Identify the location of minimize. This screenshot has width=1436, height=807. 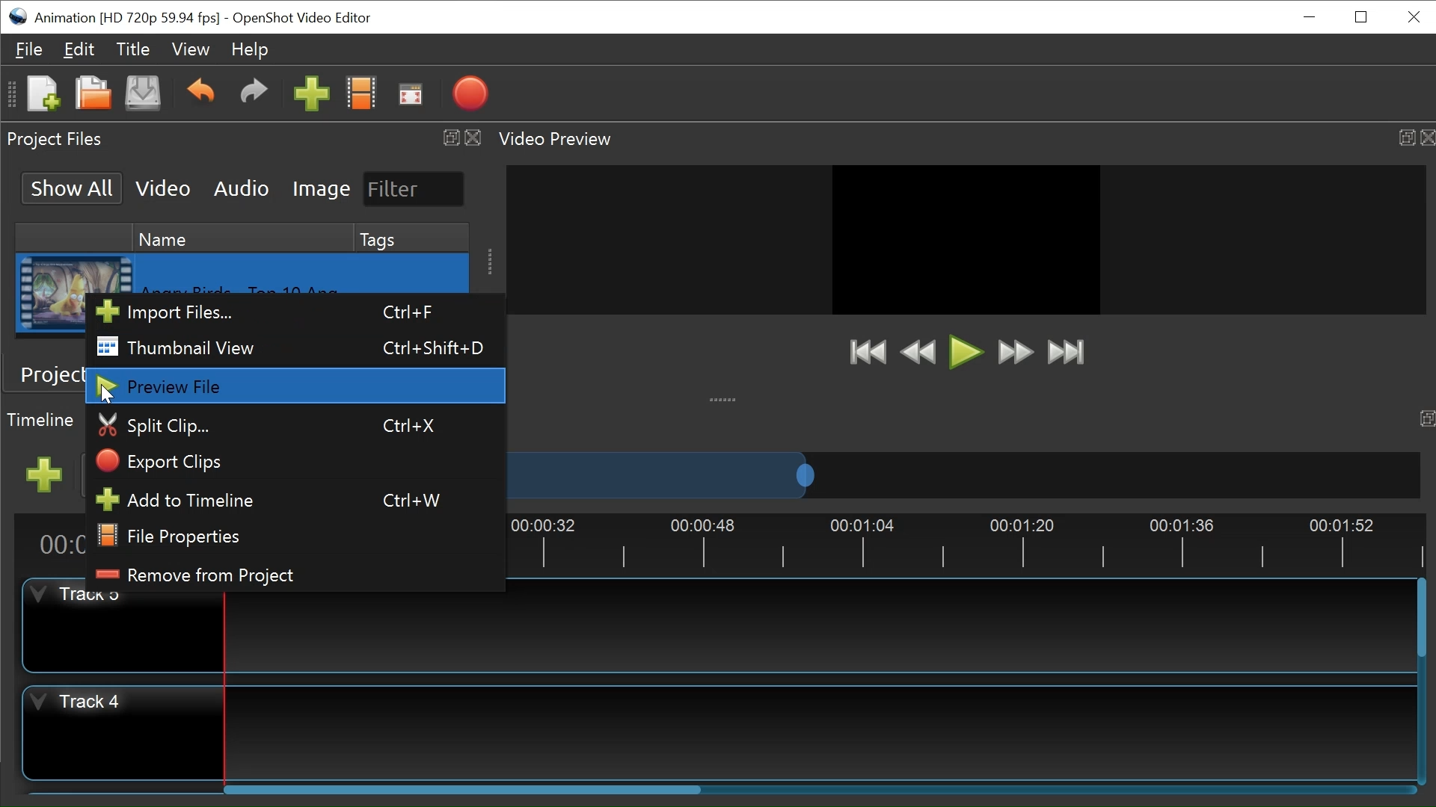
(1310, 16).